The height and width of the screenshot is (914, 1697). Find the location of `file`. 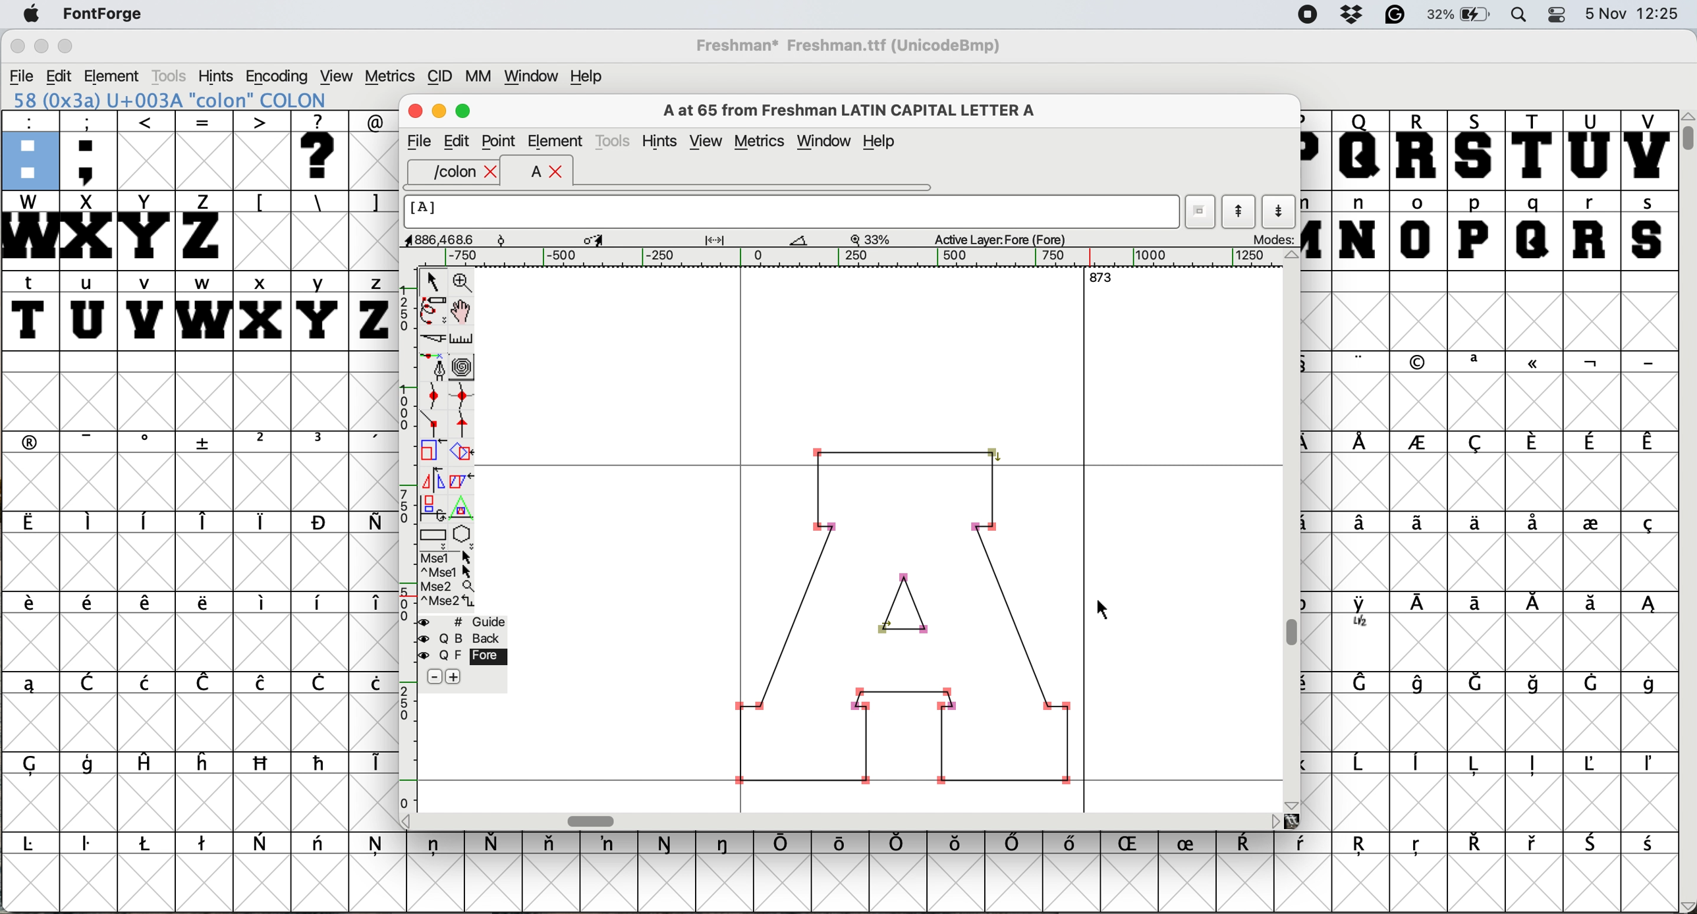

file is located at coordinates (20, 74).